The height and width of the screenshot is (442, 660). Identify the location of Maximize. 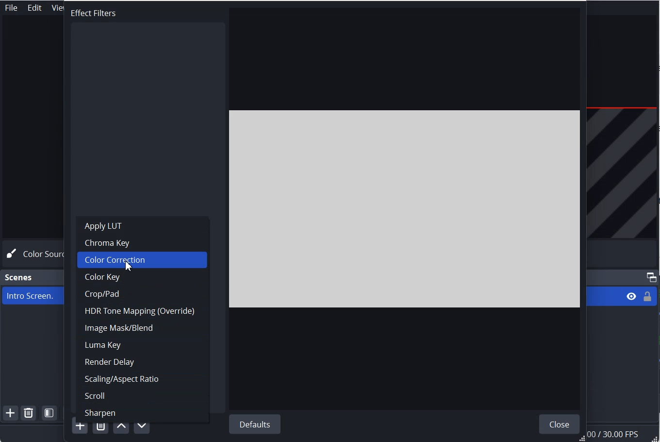
(651, 277).